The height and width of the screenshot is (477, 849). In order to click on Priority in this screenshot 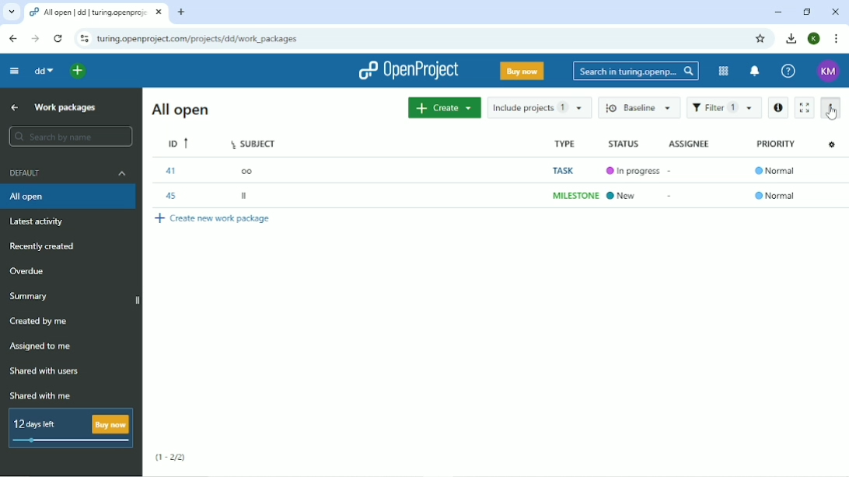, I will do `click(776, 144)`.